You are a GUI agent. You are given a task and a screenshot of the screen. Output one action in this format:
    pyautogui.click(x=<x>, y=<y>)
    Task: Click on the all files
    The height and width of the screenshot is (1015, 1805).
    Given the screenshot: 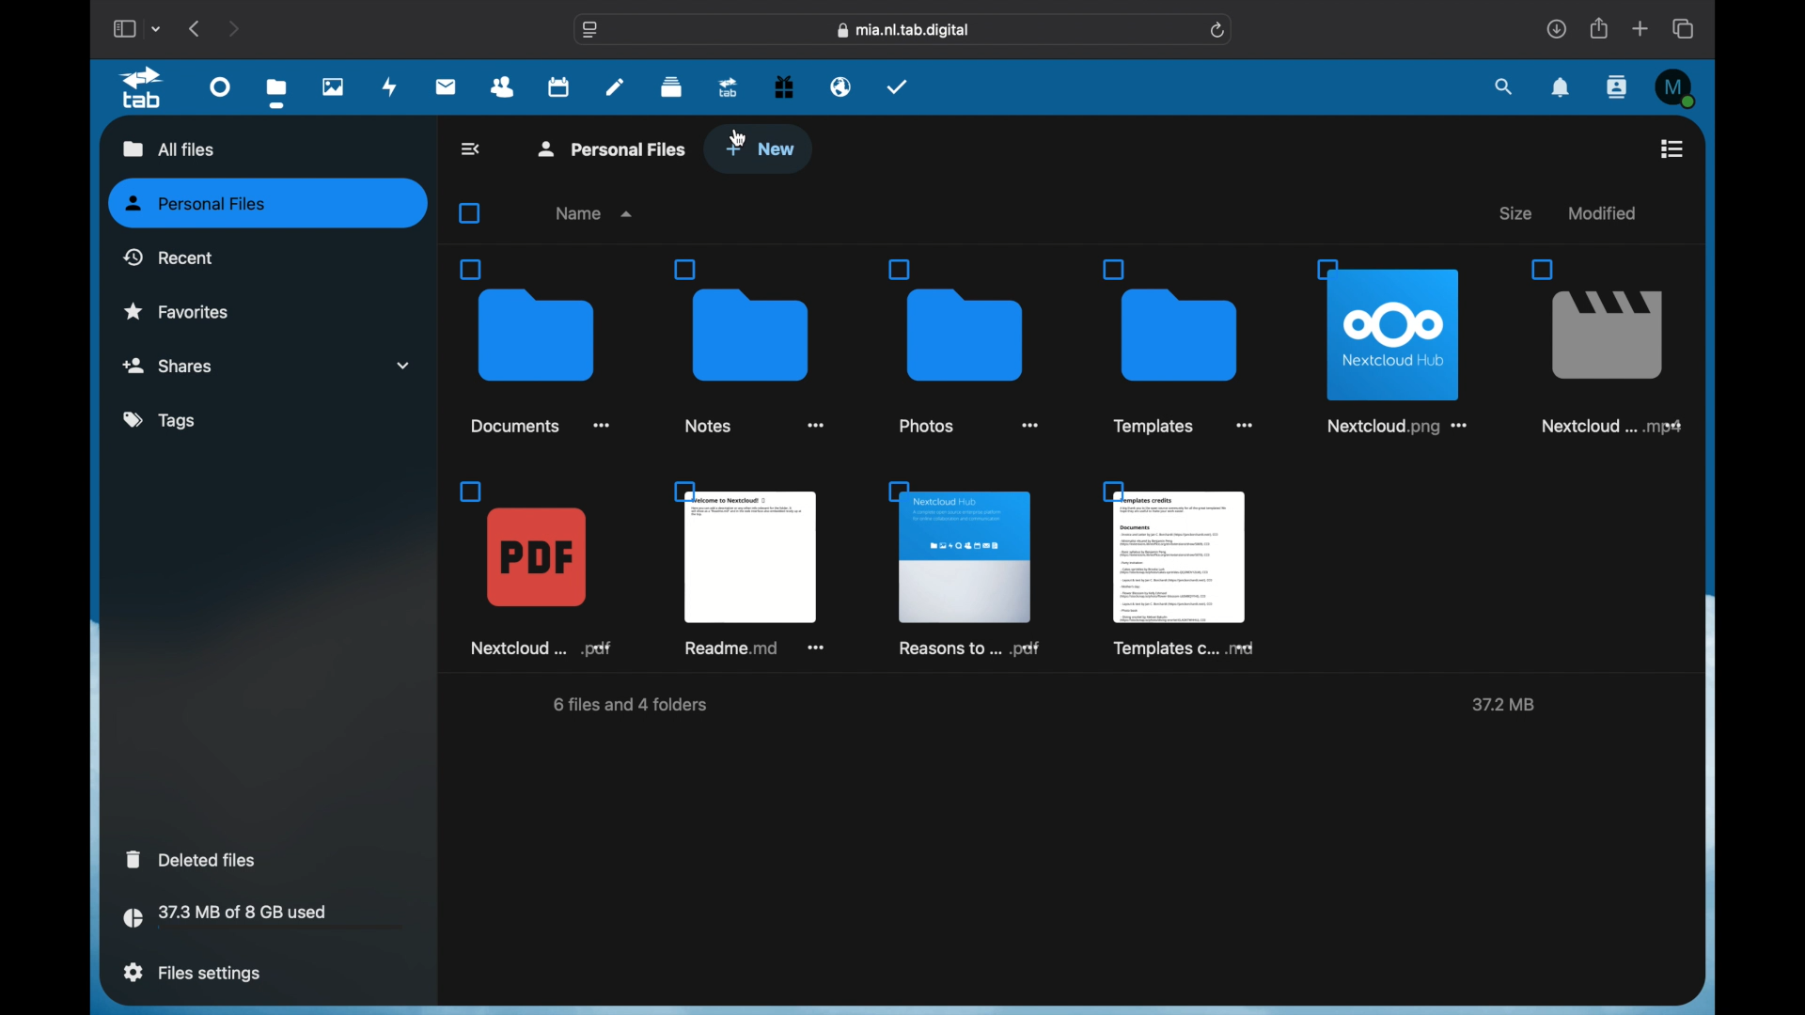 What is the action you would take?
    pyautogui.click(x=165, y=148)
    